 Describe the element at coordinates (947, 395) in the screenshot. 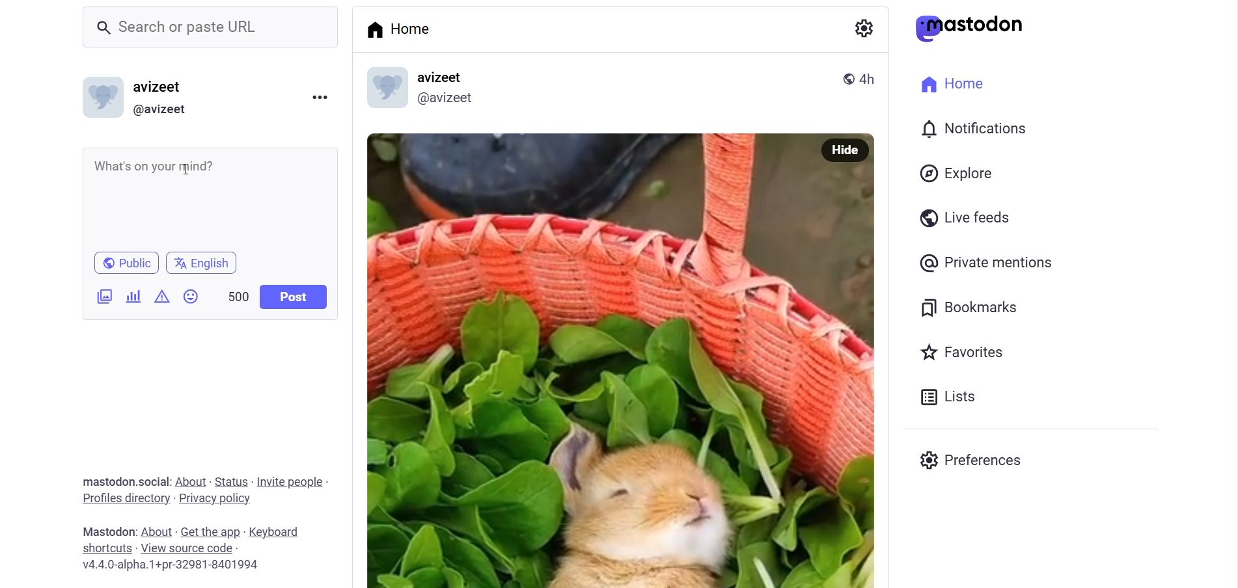

I see `Lists` at that location.